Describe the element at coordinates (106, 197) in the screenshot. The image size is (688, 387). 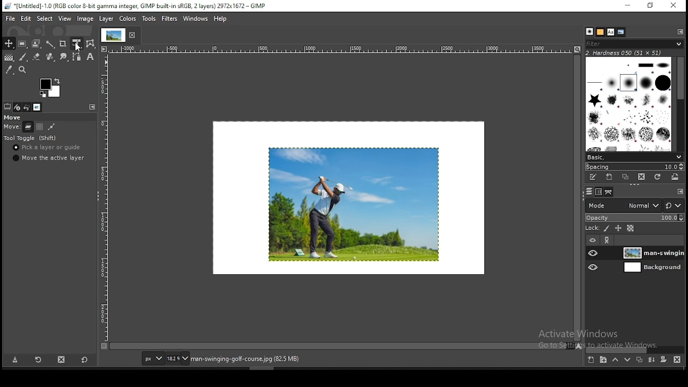
I see `vertical scale` at that location.